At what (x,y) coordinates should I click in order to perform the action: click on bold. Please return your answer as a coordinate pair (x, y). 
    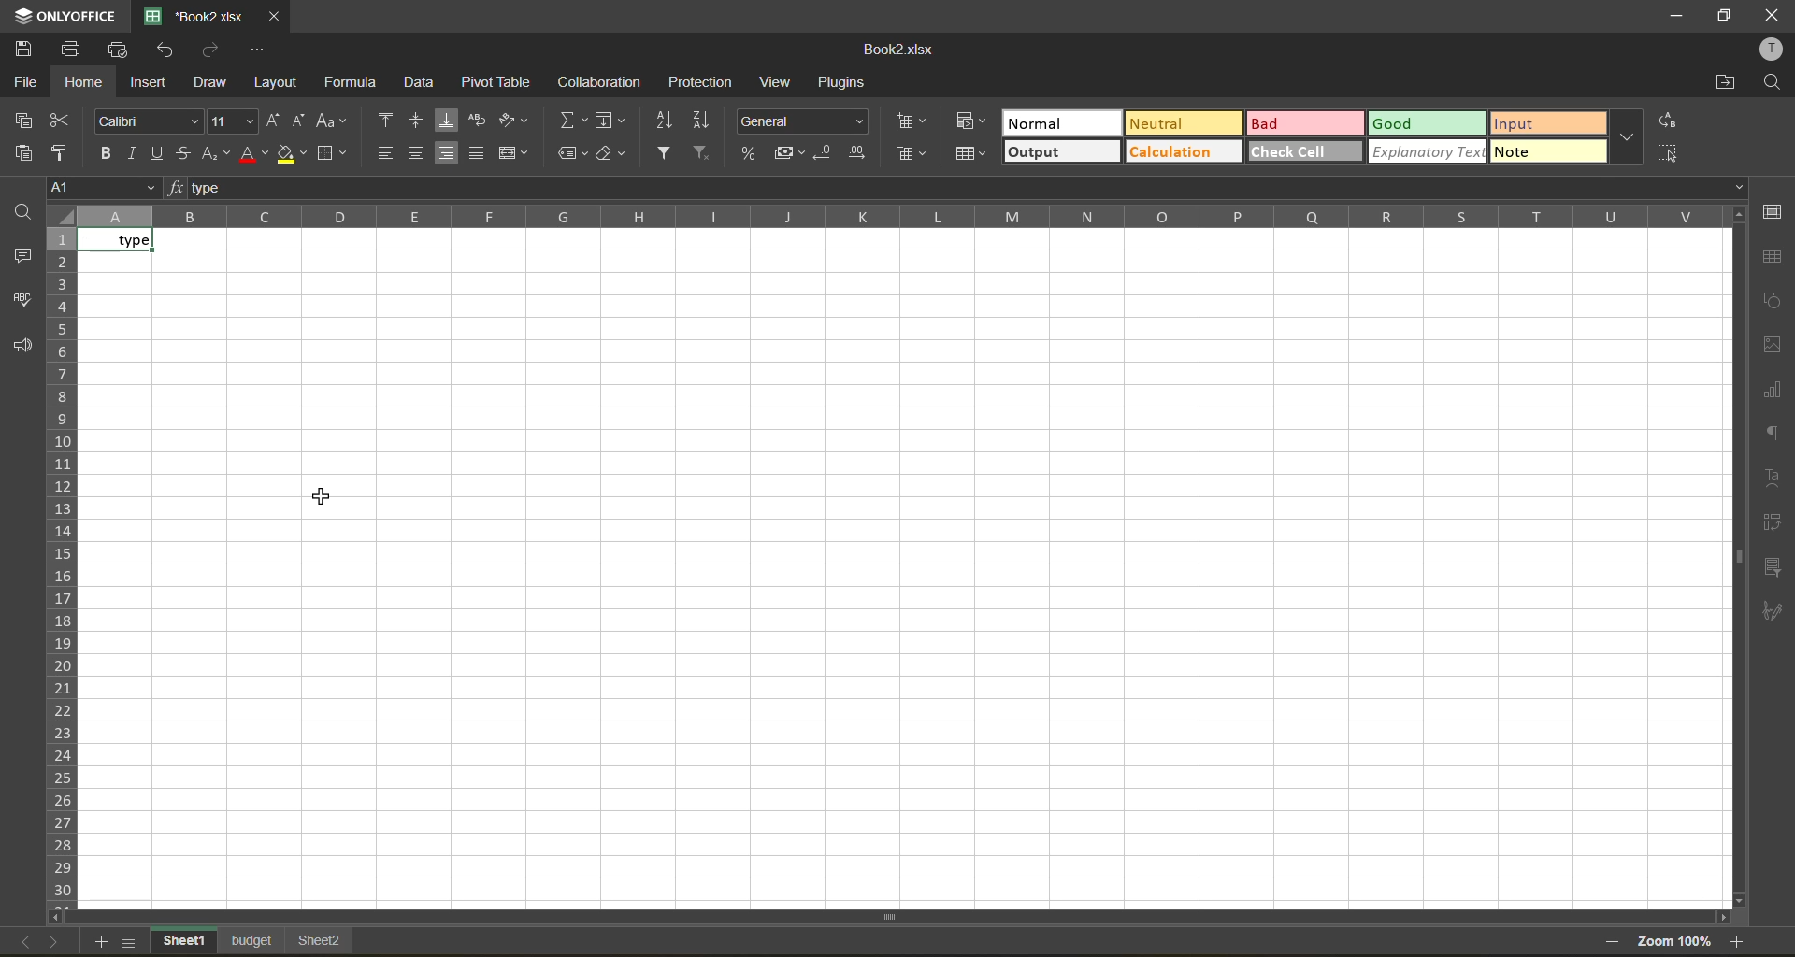
    Looking at the image, I should click on (111, 151).